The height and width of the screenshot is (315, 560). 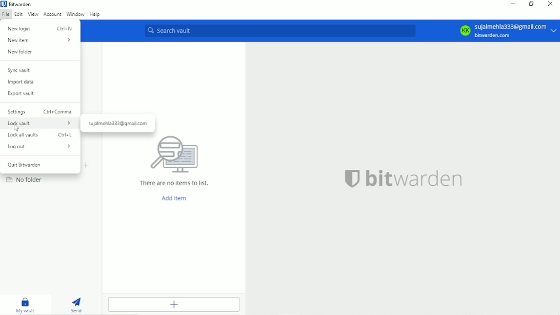 I want to click on sujalmehla333@gmall.com   bitwarden.com, so click(x=509, y=31).